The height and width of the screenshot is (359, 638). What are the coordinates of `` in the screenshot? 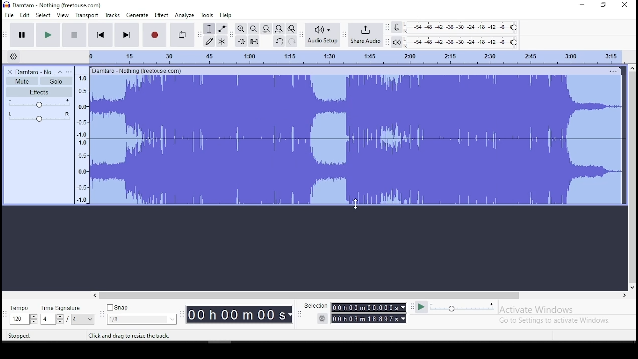 It's located at (136, 70).